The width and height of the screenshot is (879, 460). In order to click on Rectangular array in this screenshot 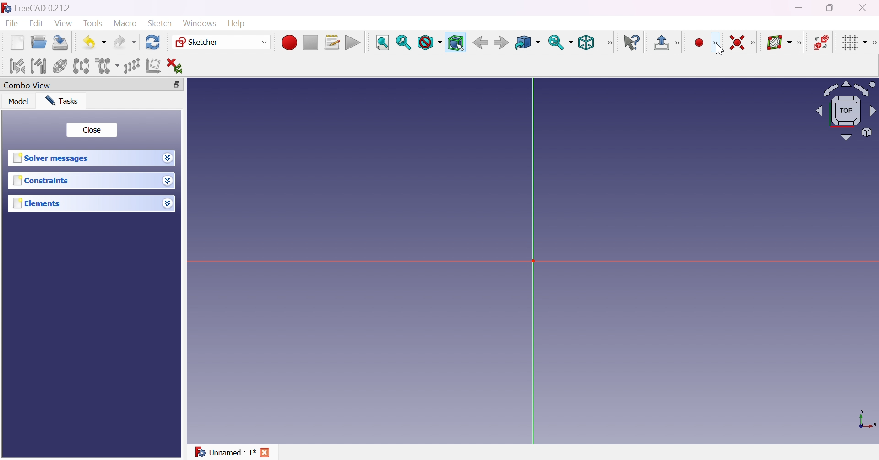, I will do `click(132, 66)`.